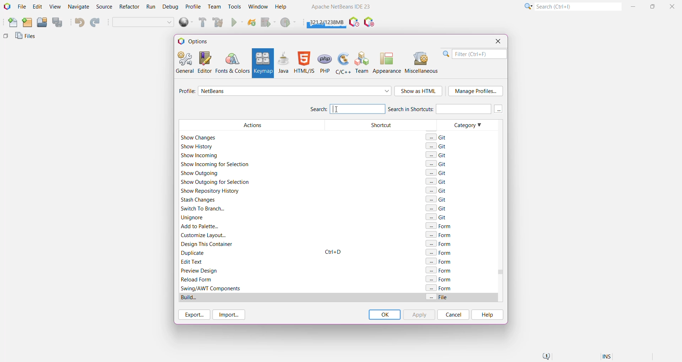 This screenshot has height=362, width=682. I want to click on Team, so click(214, 7).